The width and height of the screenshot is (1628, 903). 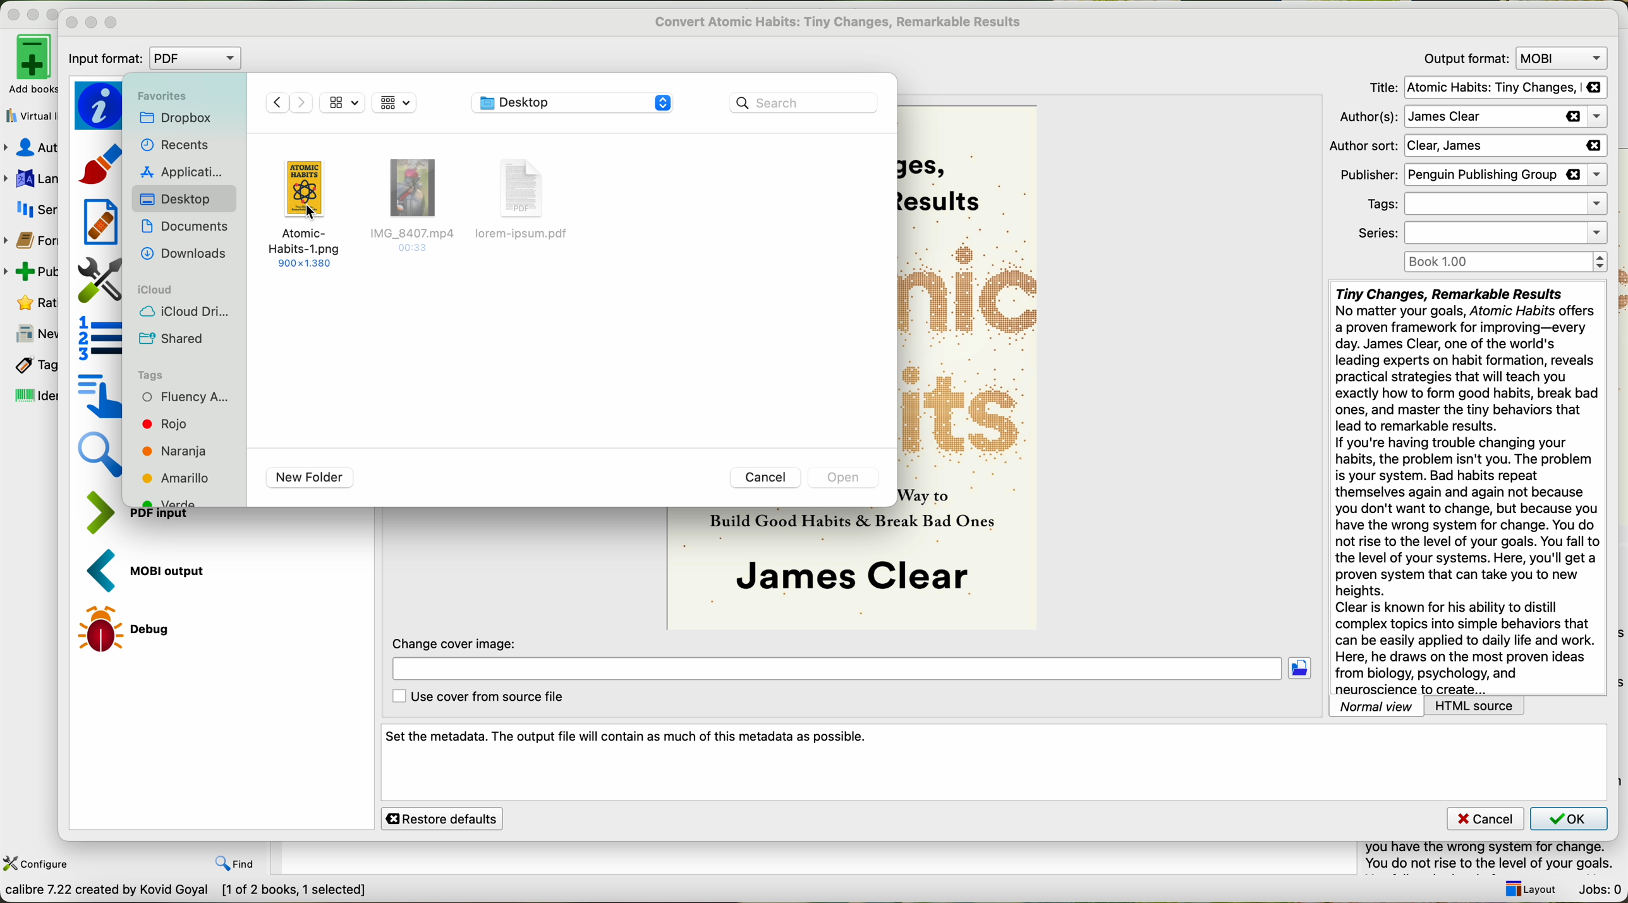 What do you see at coordinates (442, 818) in the screenshot?
I see `restore defaults` at bounding box center [442, 818].